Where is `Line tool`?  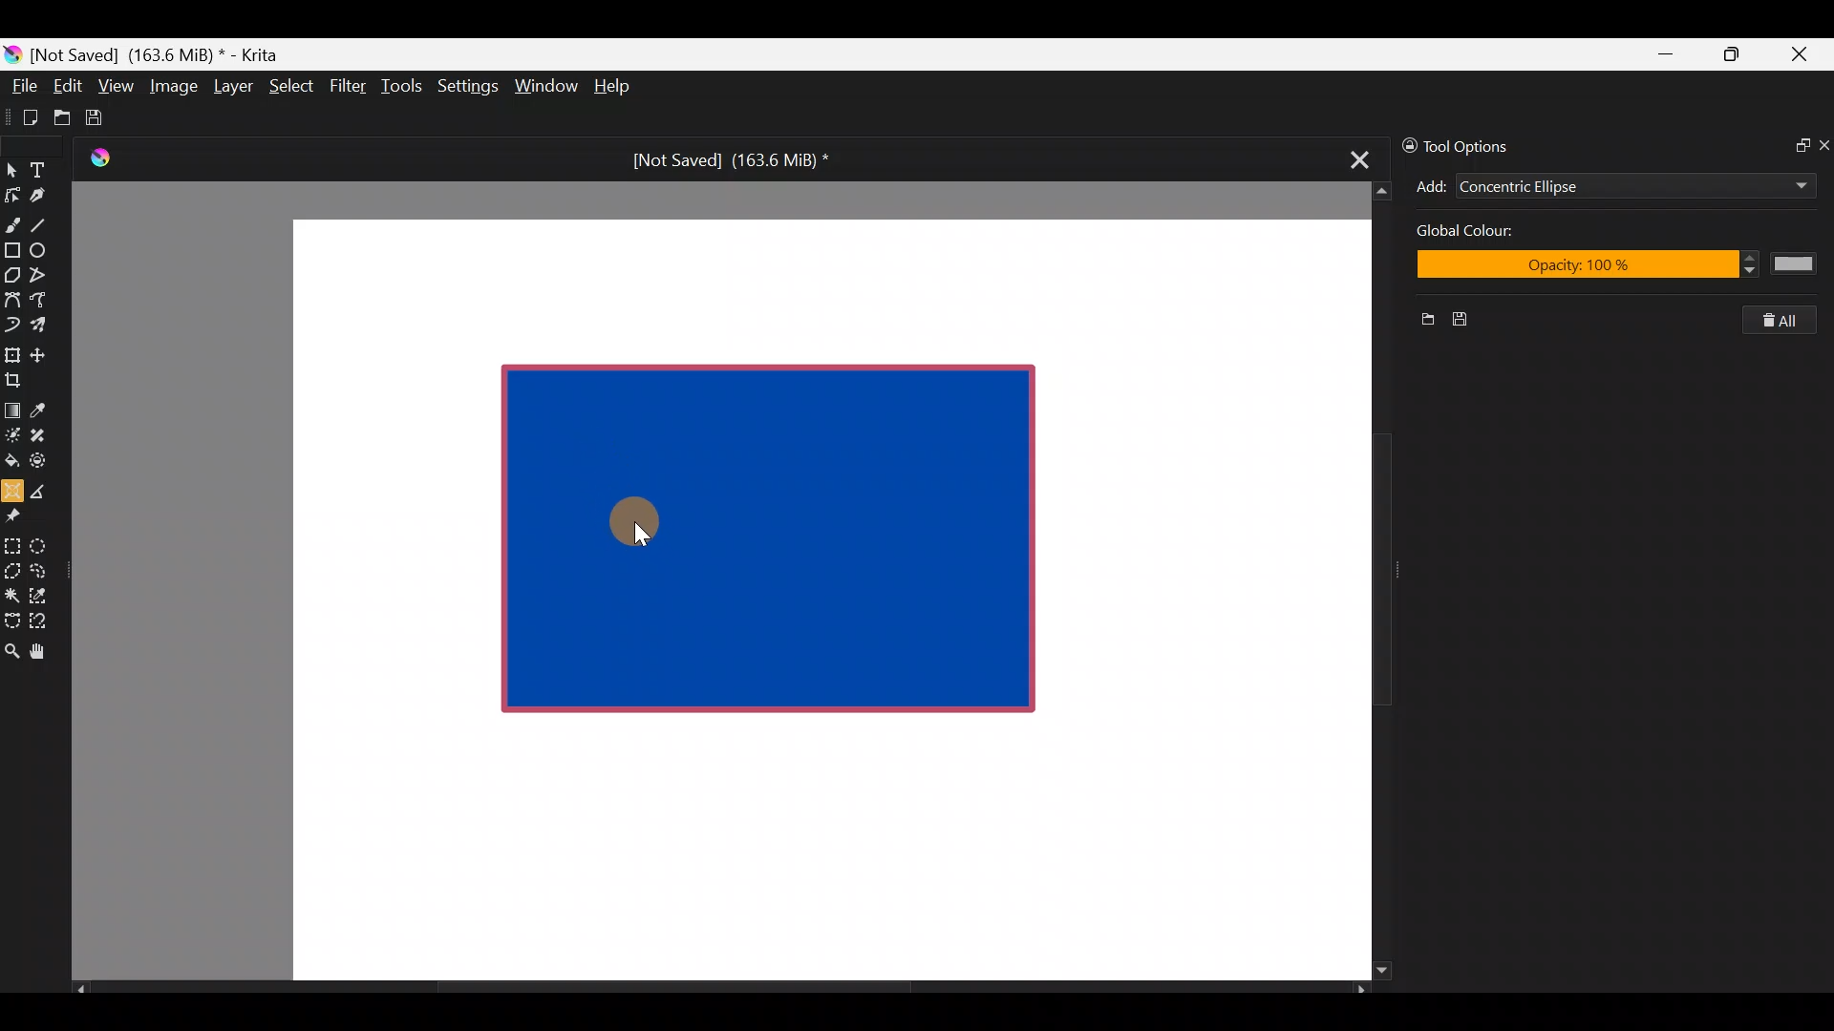 Line tool is located at coordinates (51, 223).